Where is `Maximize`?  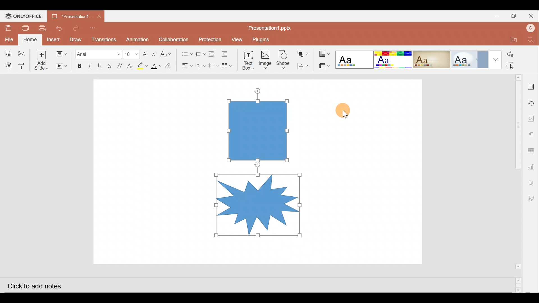
Maximize is located at coordinates (515, 16).